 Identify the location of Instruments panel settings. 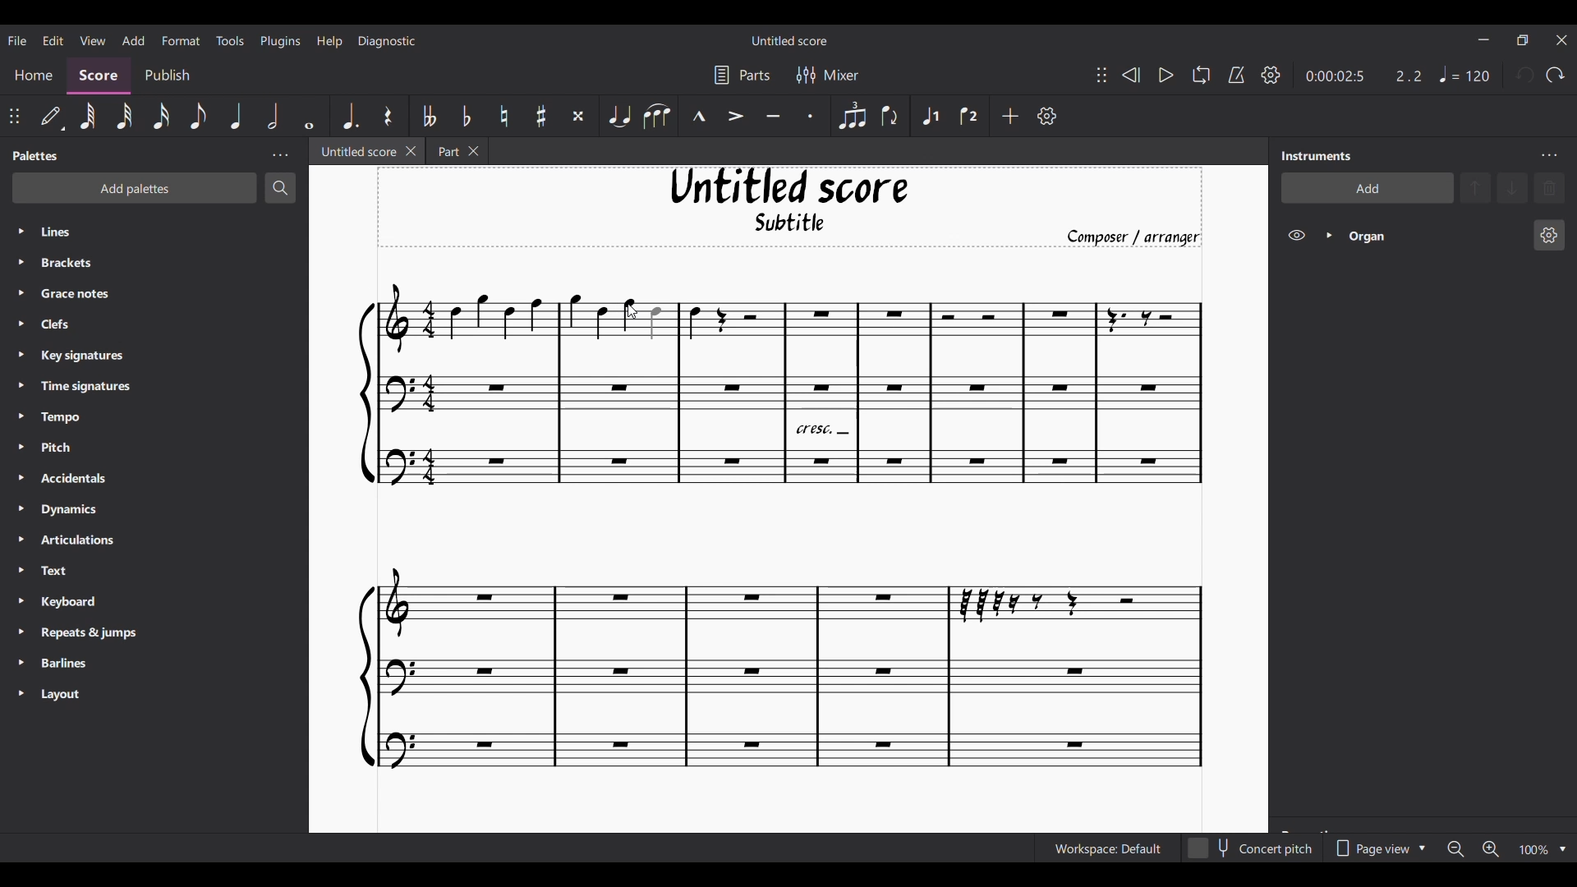
(1549, 156).